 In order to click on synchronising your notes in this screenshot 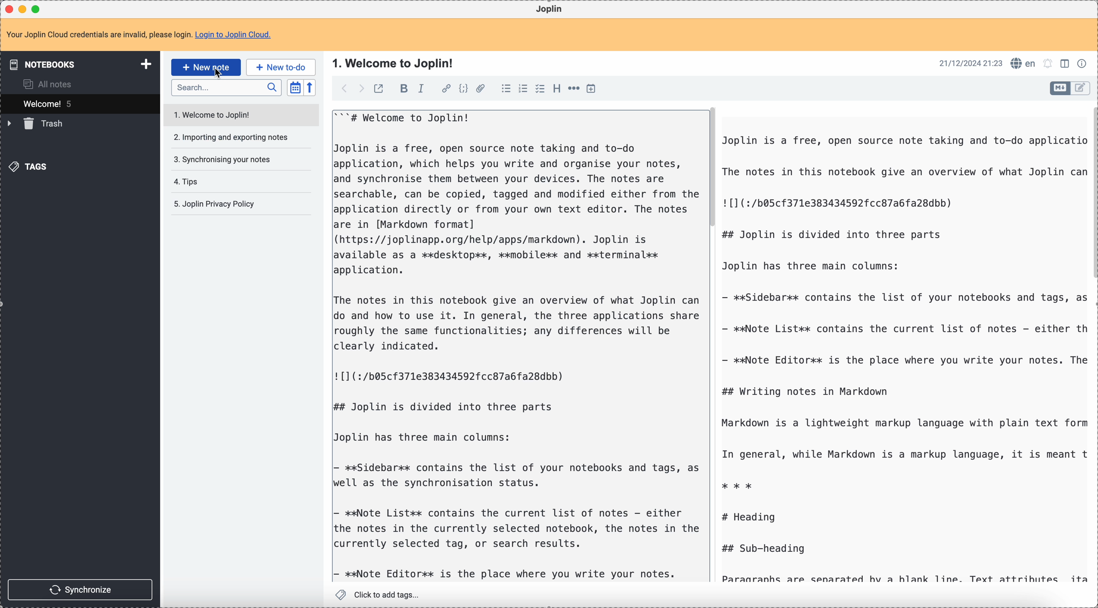, I will do `click(222, 160)`.